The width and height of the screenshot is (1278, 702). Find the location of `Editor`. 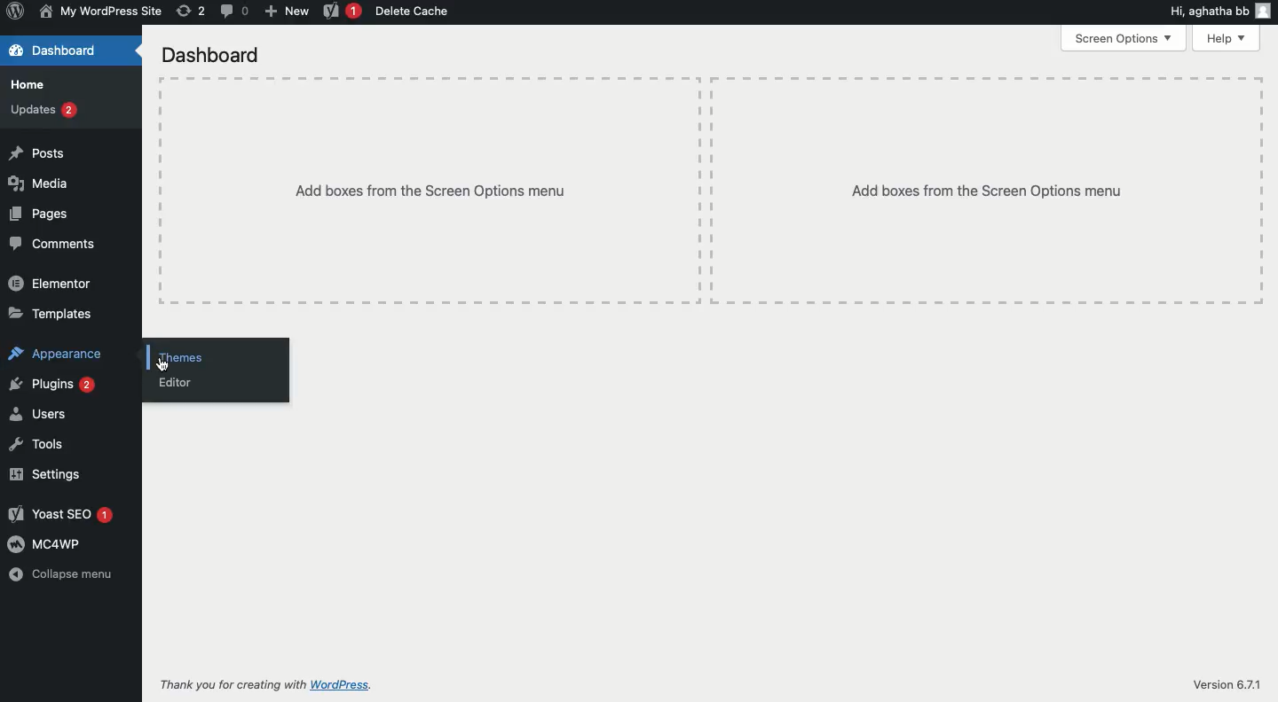

Editor is located at coordinates (175, 382).